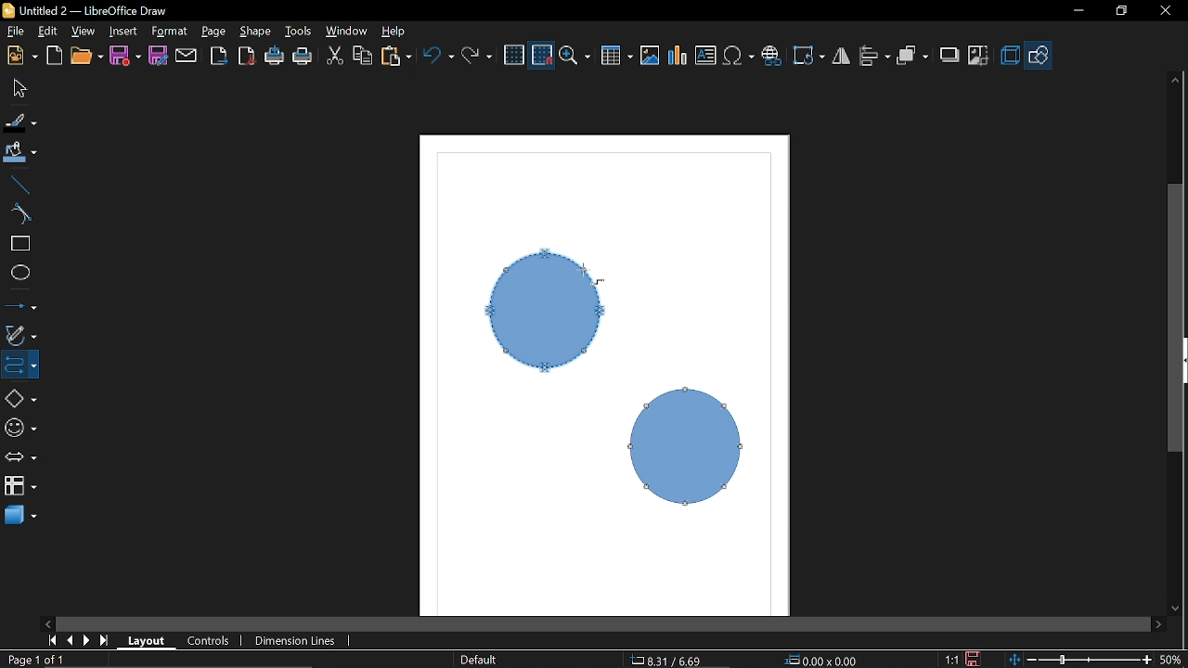 This screenshot has height=668, width=1188. Describe the element at coordinates (874, 58) in the screenshot. I see `Allign` at that location.